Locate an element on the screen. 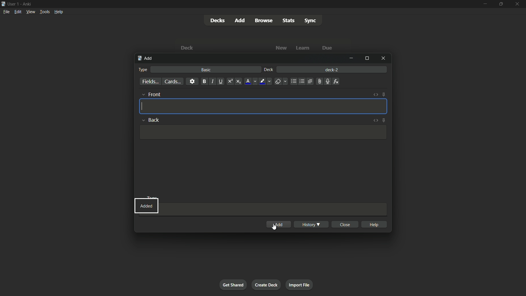 This screenshot has height=296, width=526. close window is located at coordinates (382, 58).